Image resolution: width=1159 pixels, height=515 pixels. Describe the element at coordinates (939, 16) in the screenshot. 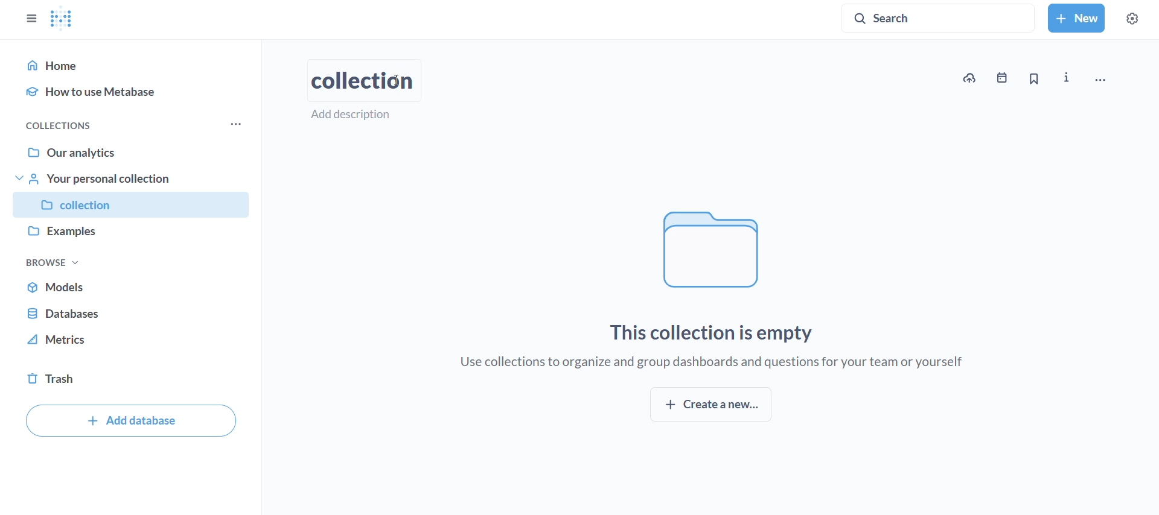

I see `search` at that location.